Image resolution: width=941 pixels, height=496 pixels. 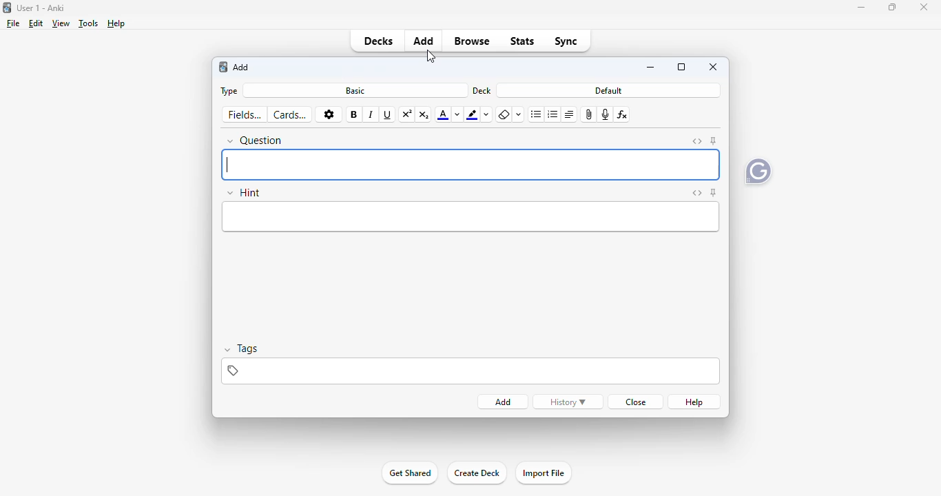 What do you see at coordinates (424, 41) in the screenshot?
I see `add` at bounding box center [424, 41].